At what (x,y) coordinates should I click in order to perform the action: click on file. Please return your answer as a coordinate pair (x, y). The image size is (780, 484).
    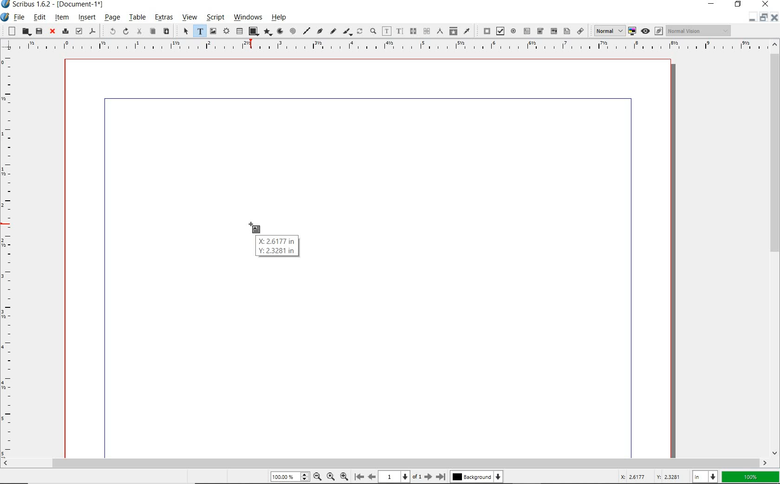
    Looking at the image, I should click on (19, 17).